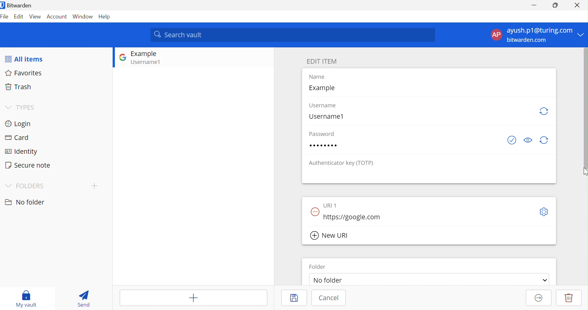 This screenshot has width=588, height=310. I want to click on Drop Down, so click(8, 106).